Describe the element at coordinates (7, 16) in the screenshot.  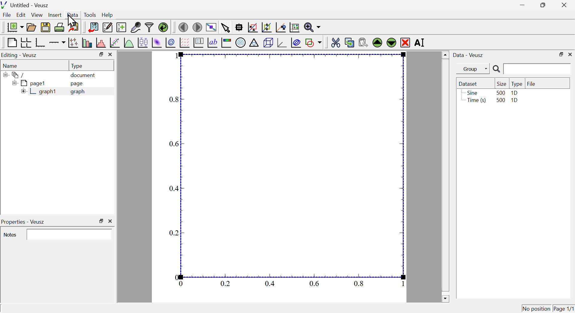
I see `file` at that location.